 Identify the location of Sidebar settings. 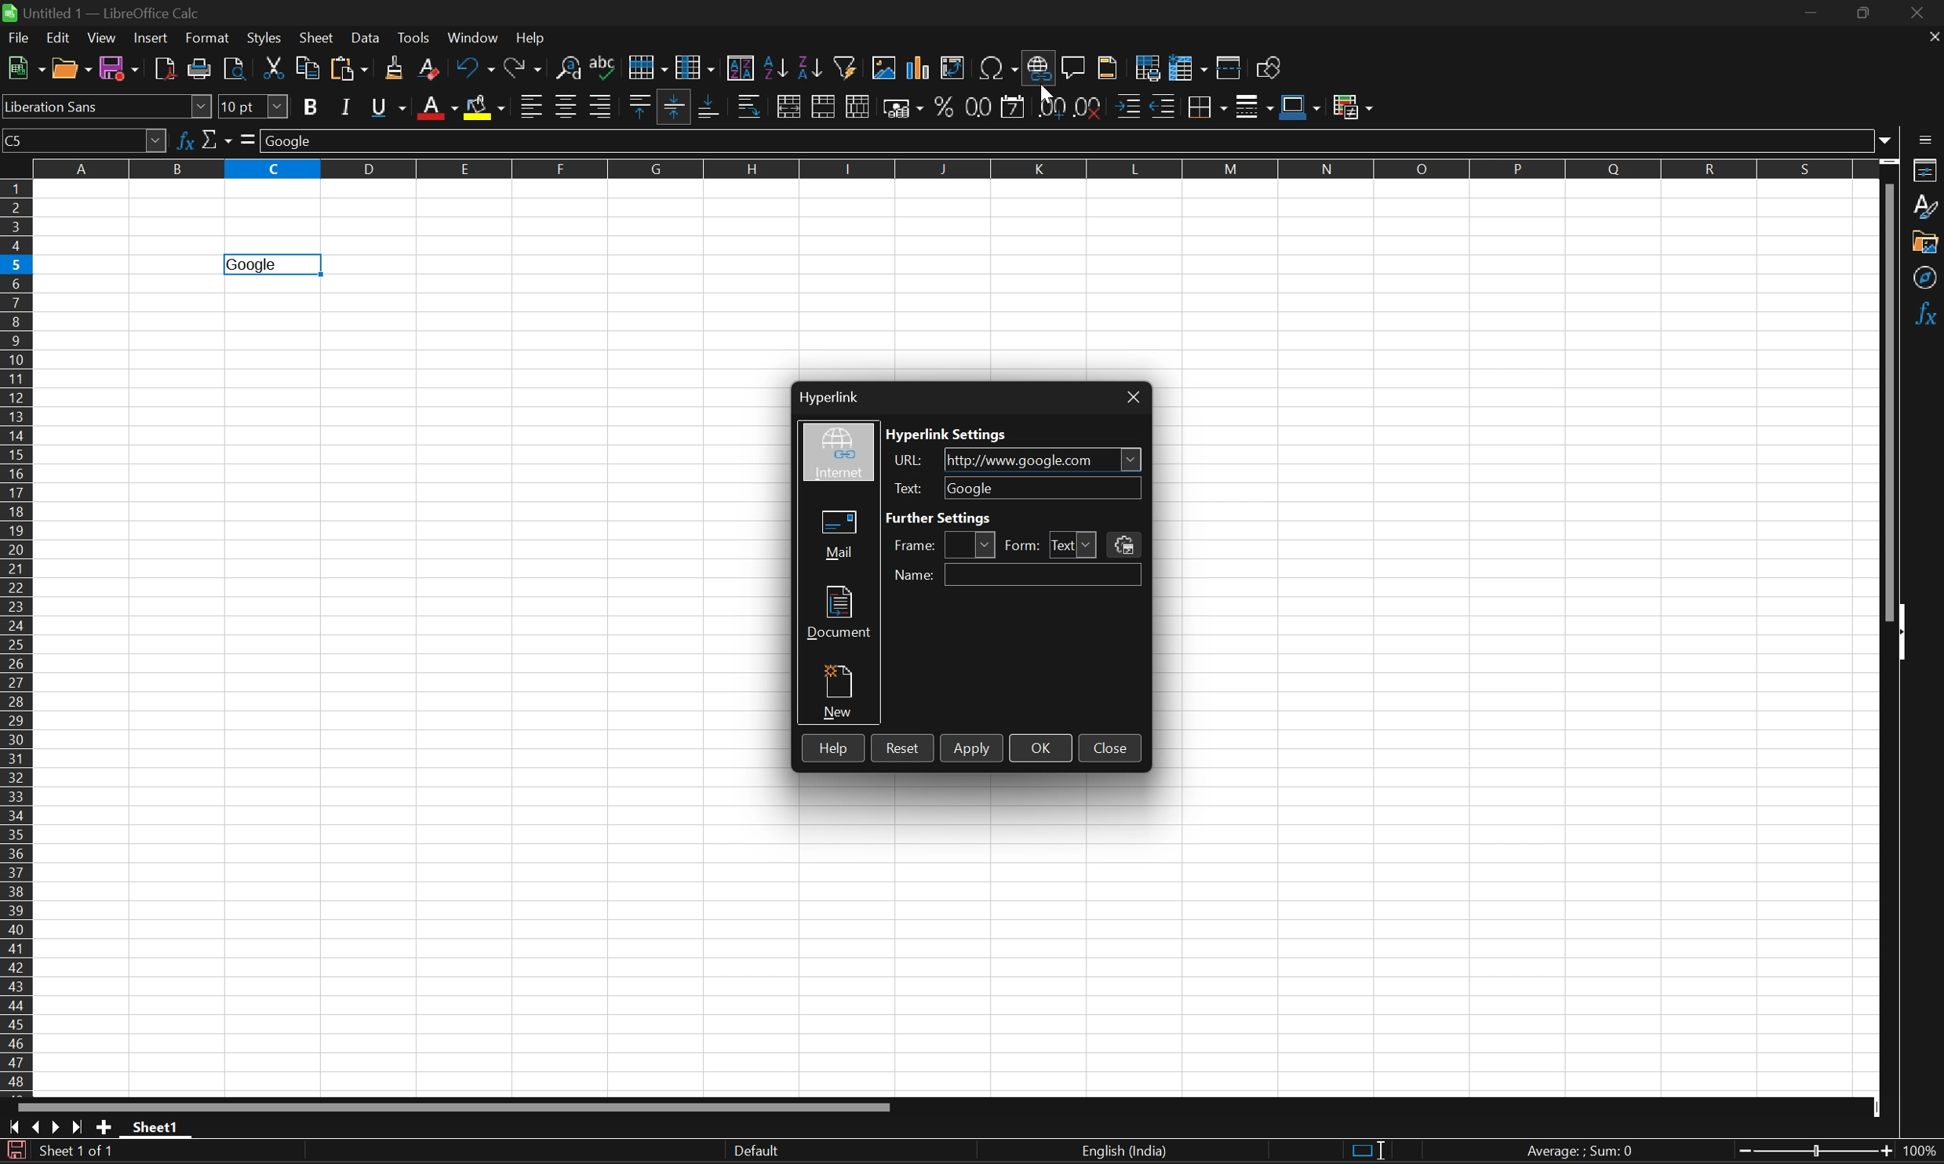
(1927, 139).